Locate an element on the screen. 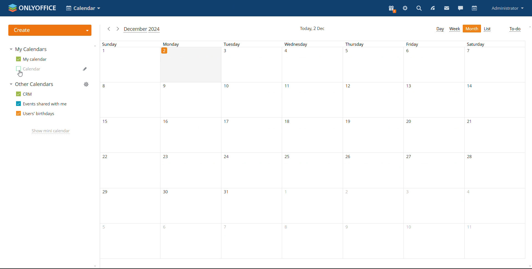  list view is located at coordinates (487, 29).